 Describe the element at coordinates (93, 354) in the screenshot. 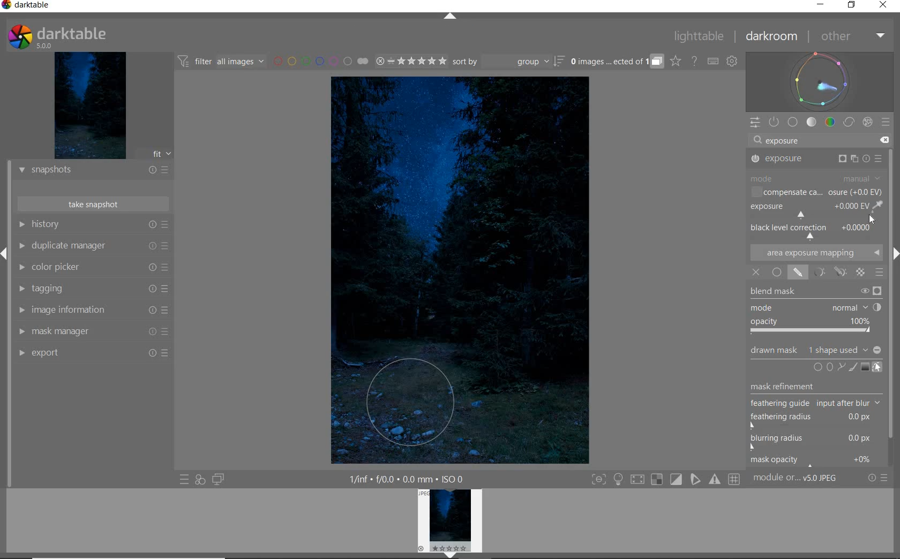

I see `EXPORT` at that location.